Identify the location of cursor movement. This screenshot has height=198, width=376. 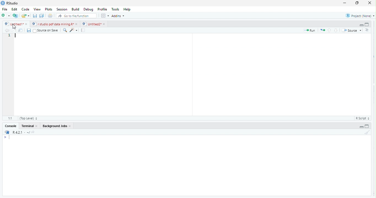
(14, 27).